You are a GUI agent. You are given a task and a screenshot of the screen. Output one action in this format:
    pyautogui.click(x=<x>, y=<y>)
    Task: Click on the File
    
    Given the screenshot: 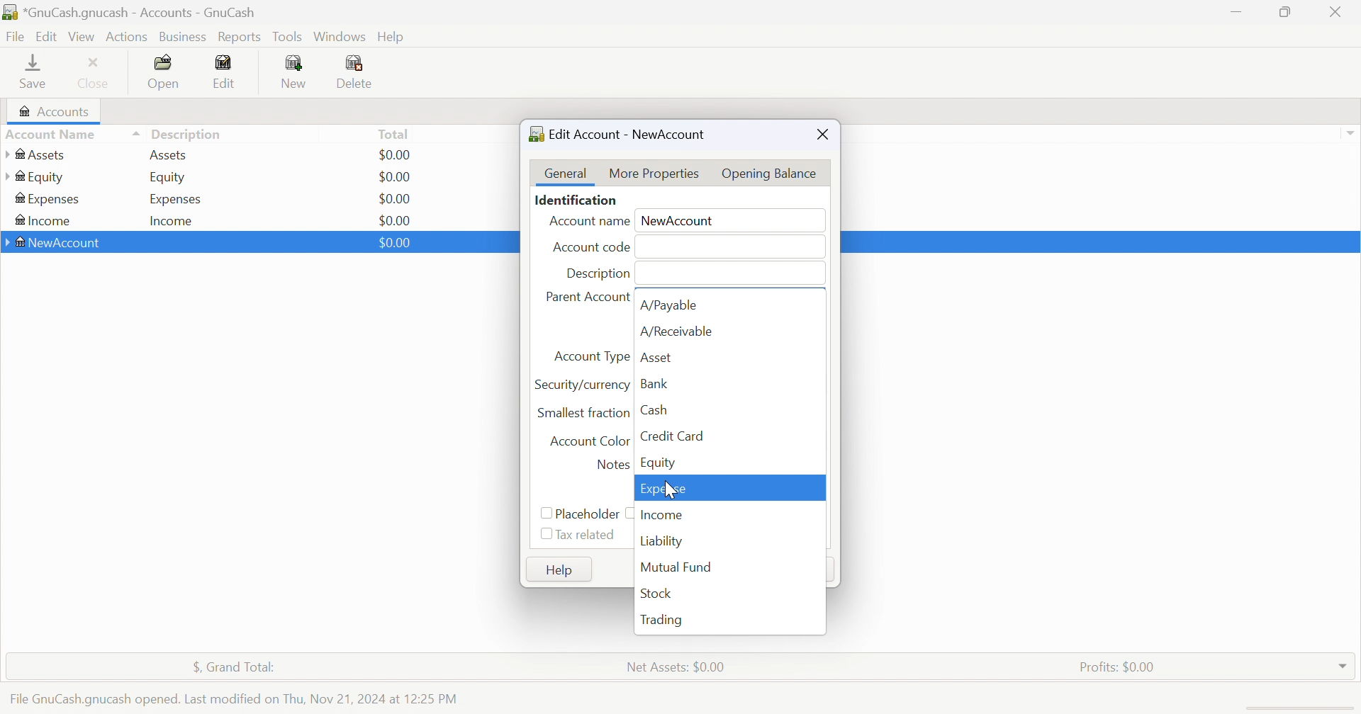 What is the action you would take?
    pyautogui.click(x=16, y=38)
    